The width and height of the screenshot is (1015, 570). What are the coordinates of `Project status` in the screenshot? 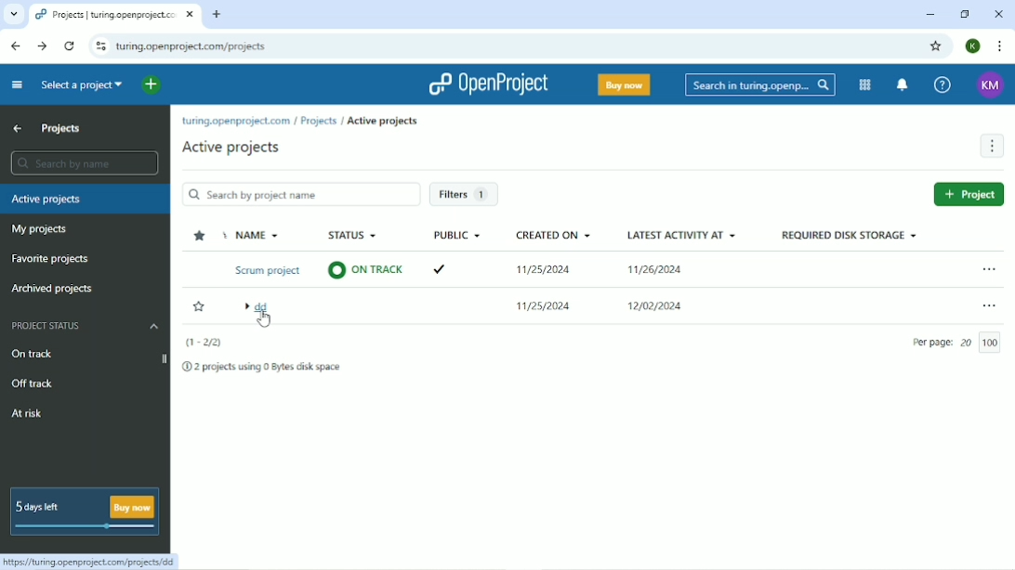 It's located at (84, 326).